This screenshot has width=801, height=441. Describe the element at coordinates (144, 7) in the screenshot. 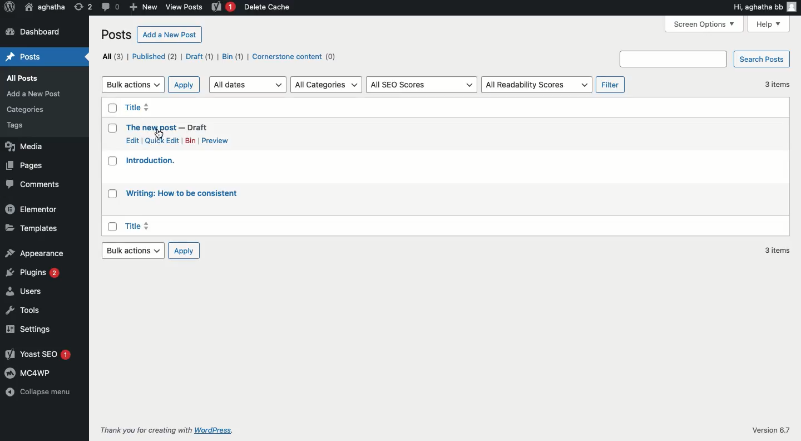

I see `+ New` at that location.